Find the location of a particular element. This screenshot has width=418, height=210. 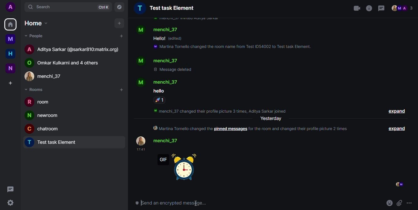

send an encrypted message is located at coordinates (172, 204).